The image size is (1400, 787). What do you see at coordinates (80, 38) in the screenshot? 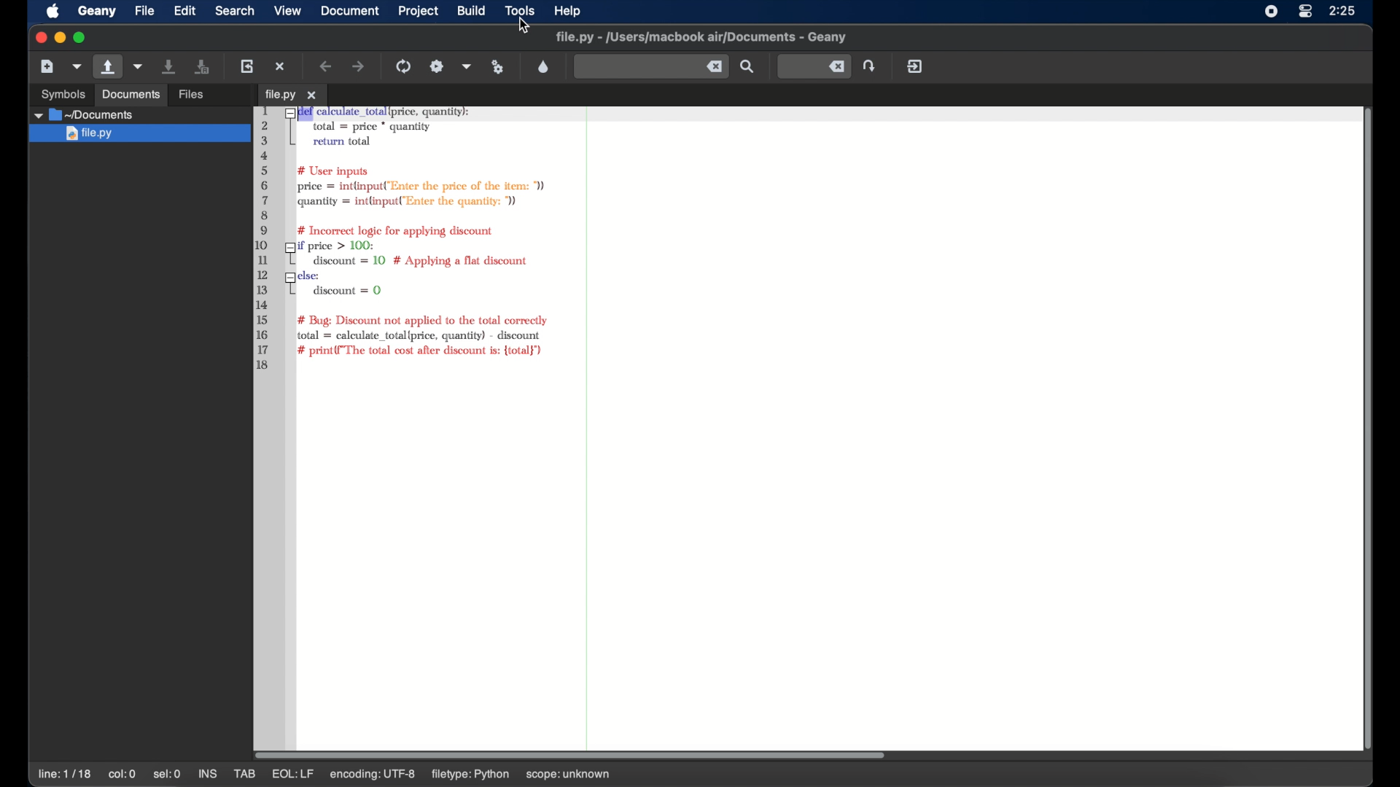
I see `maximize` at bounding box center [80, 38].